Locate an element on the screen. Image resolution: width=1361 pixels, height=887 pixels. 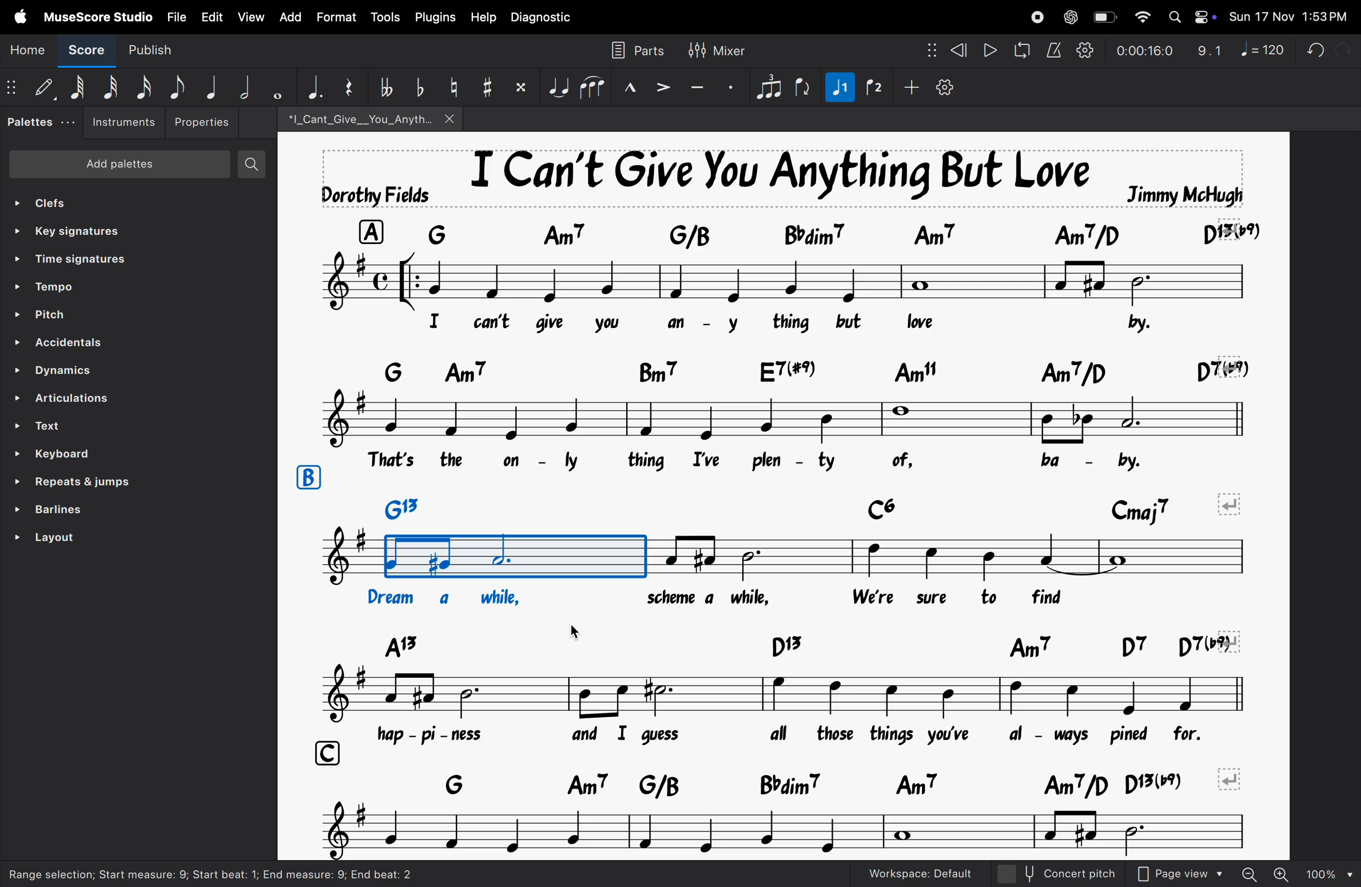
plus sign is located at coordinates (909, 87).